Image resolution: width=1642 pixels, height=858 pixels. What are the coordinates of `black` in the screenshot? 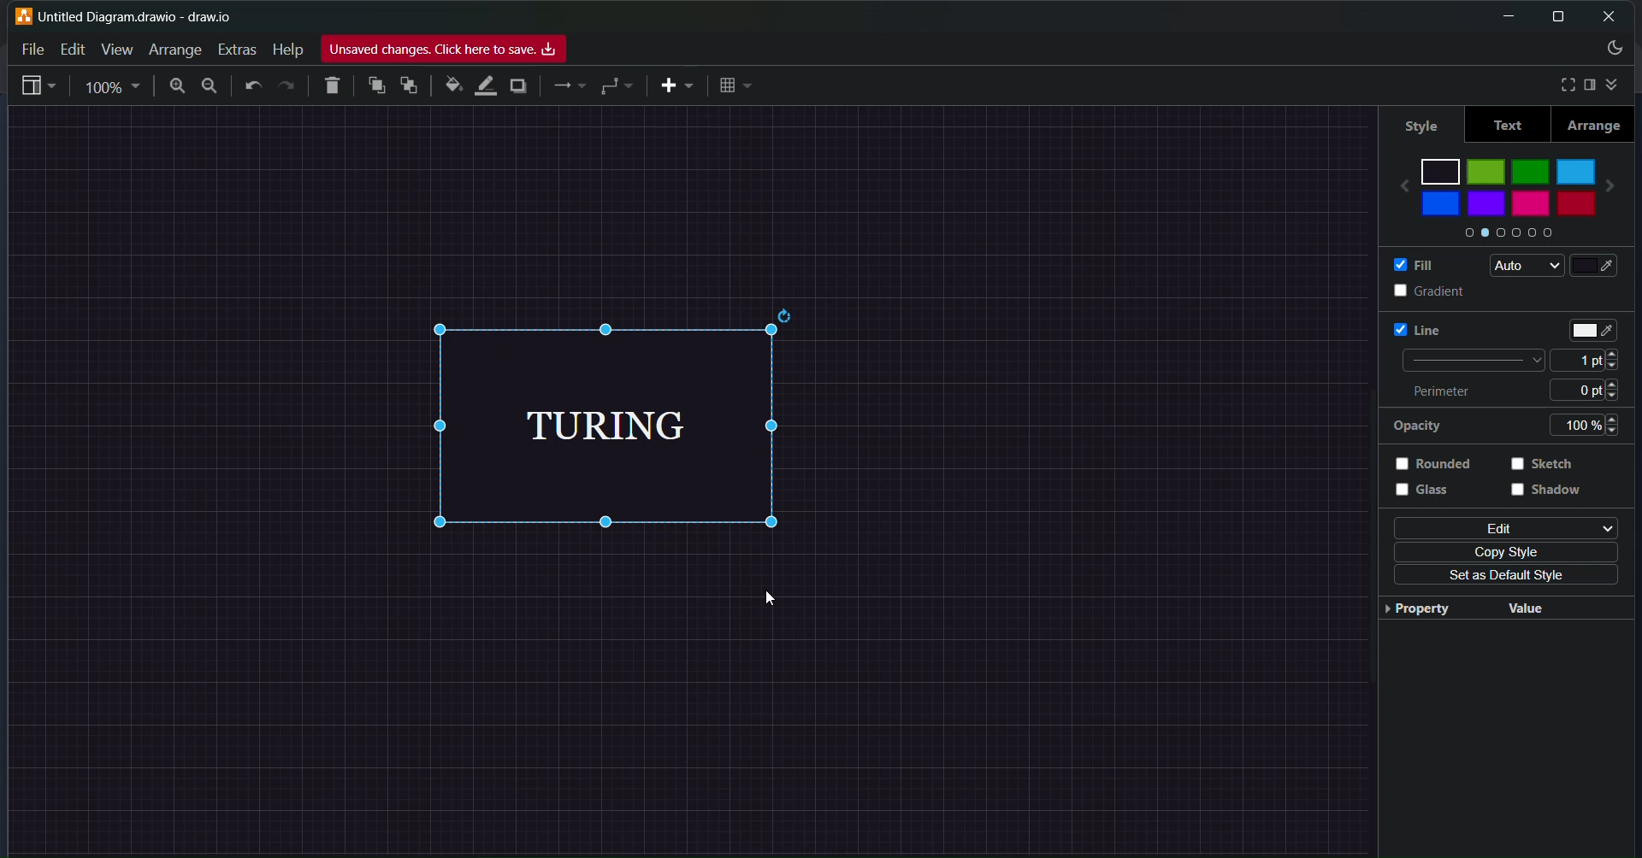 It's located at (1441, 168).